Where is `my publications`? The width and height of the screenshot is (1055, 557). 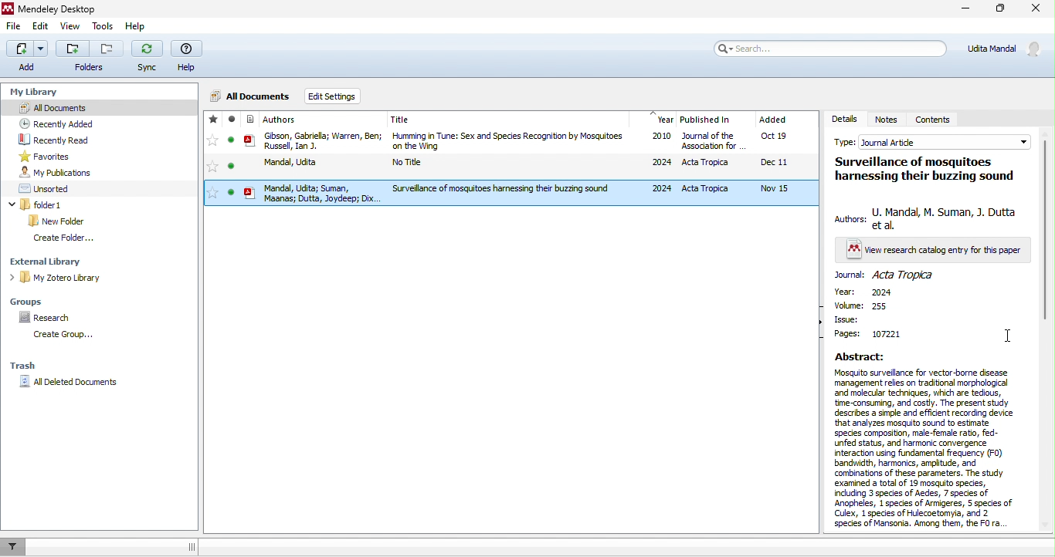
my publications is located at coordinates (60, 172).